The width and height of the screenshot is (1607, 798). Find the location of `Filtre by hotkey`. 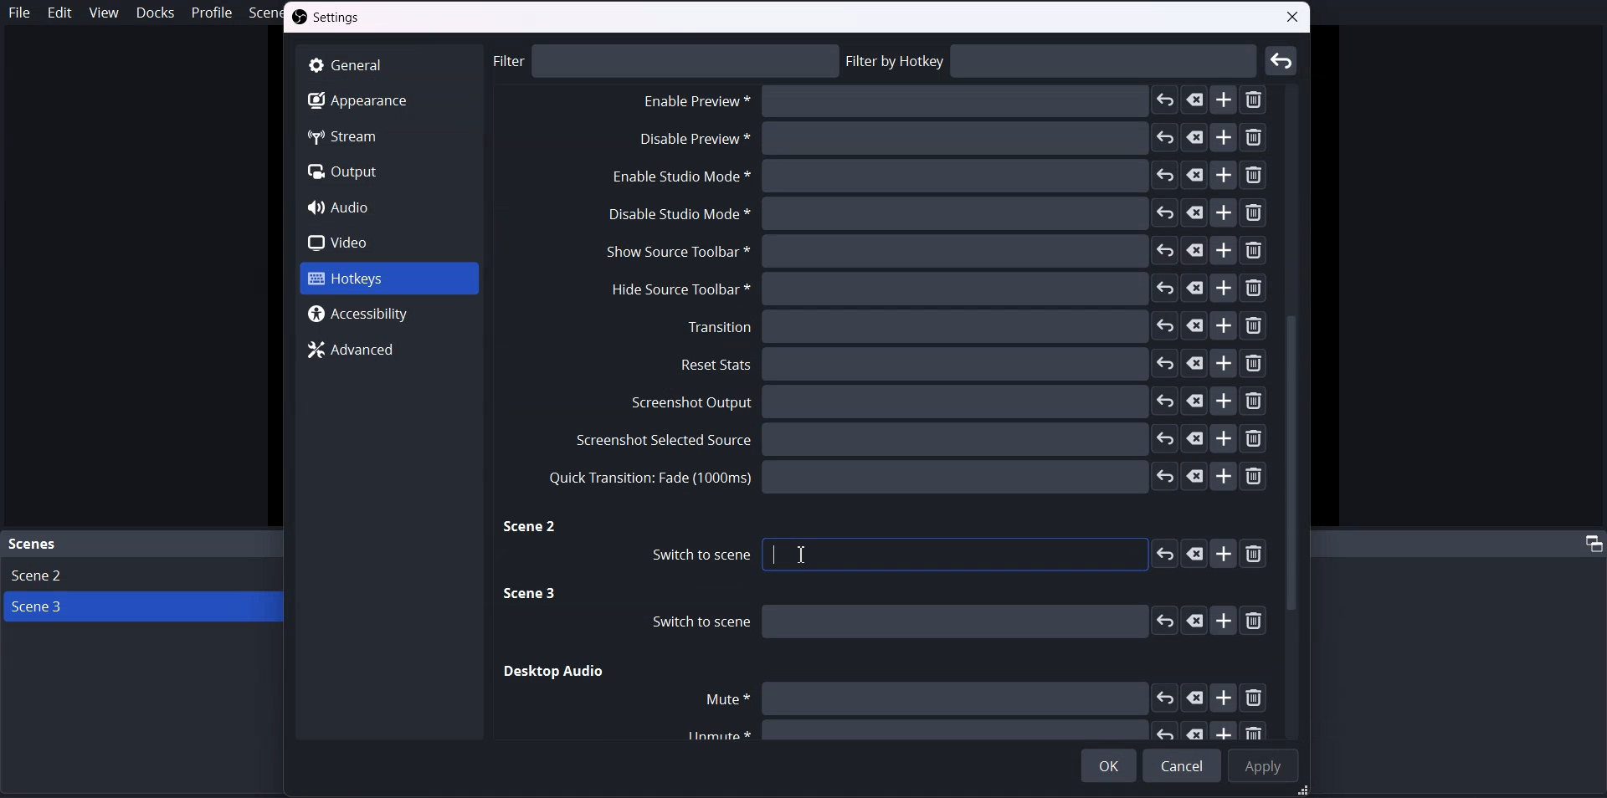

Filtre by hotkey is located at coordinates (1053, 61).